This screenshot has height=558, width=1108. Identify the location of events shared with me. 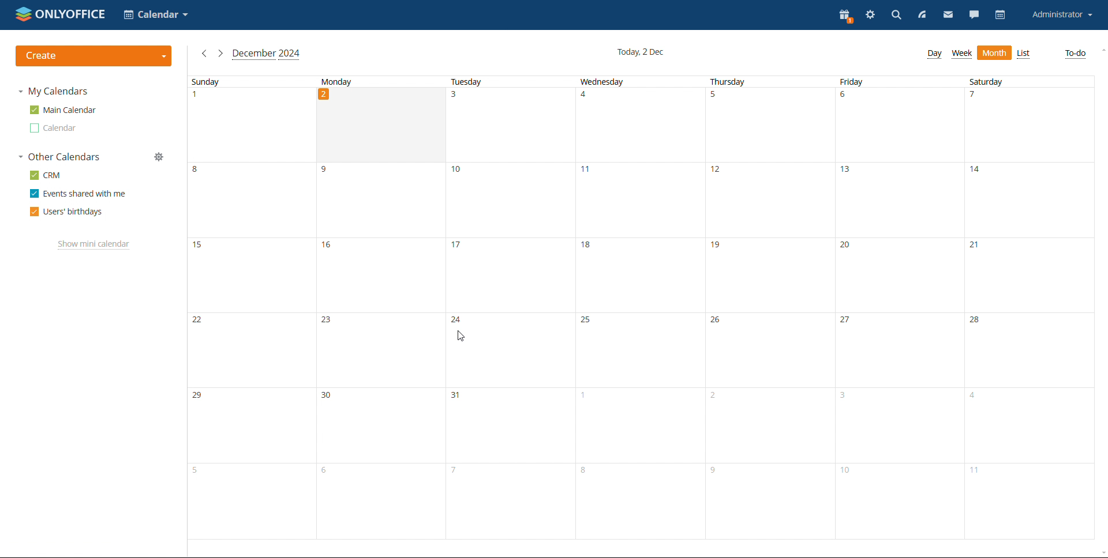
(78, 193).